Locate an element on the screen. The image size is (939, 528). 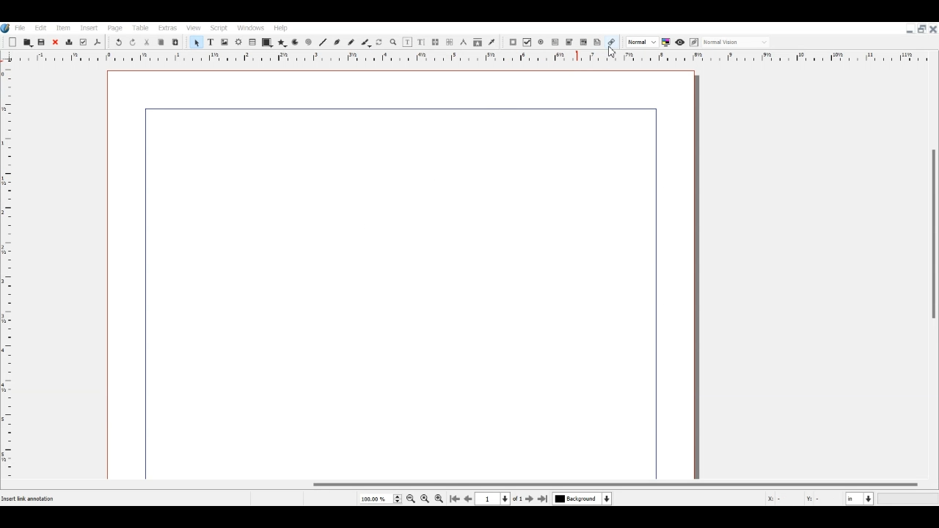
Select the visual appearance on display is located at coordinates (737, 41).